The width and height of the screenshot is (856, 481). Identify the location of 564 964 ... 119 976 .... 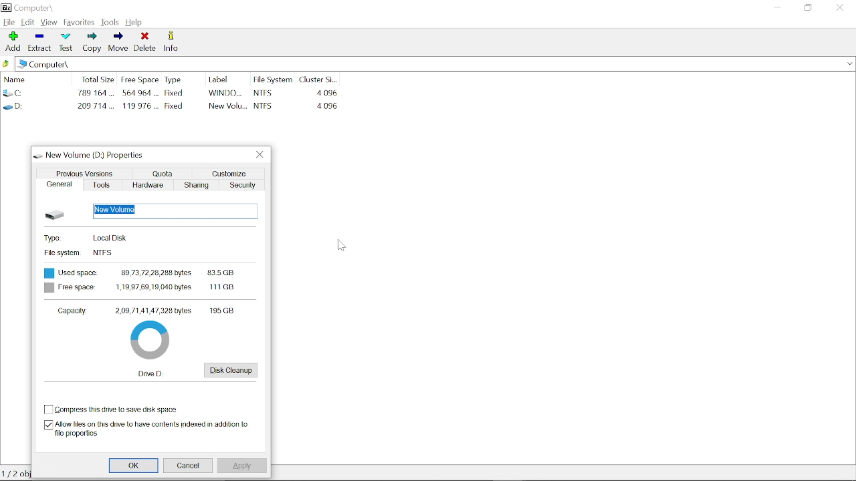
(140, 101).